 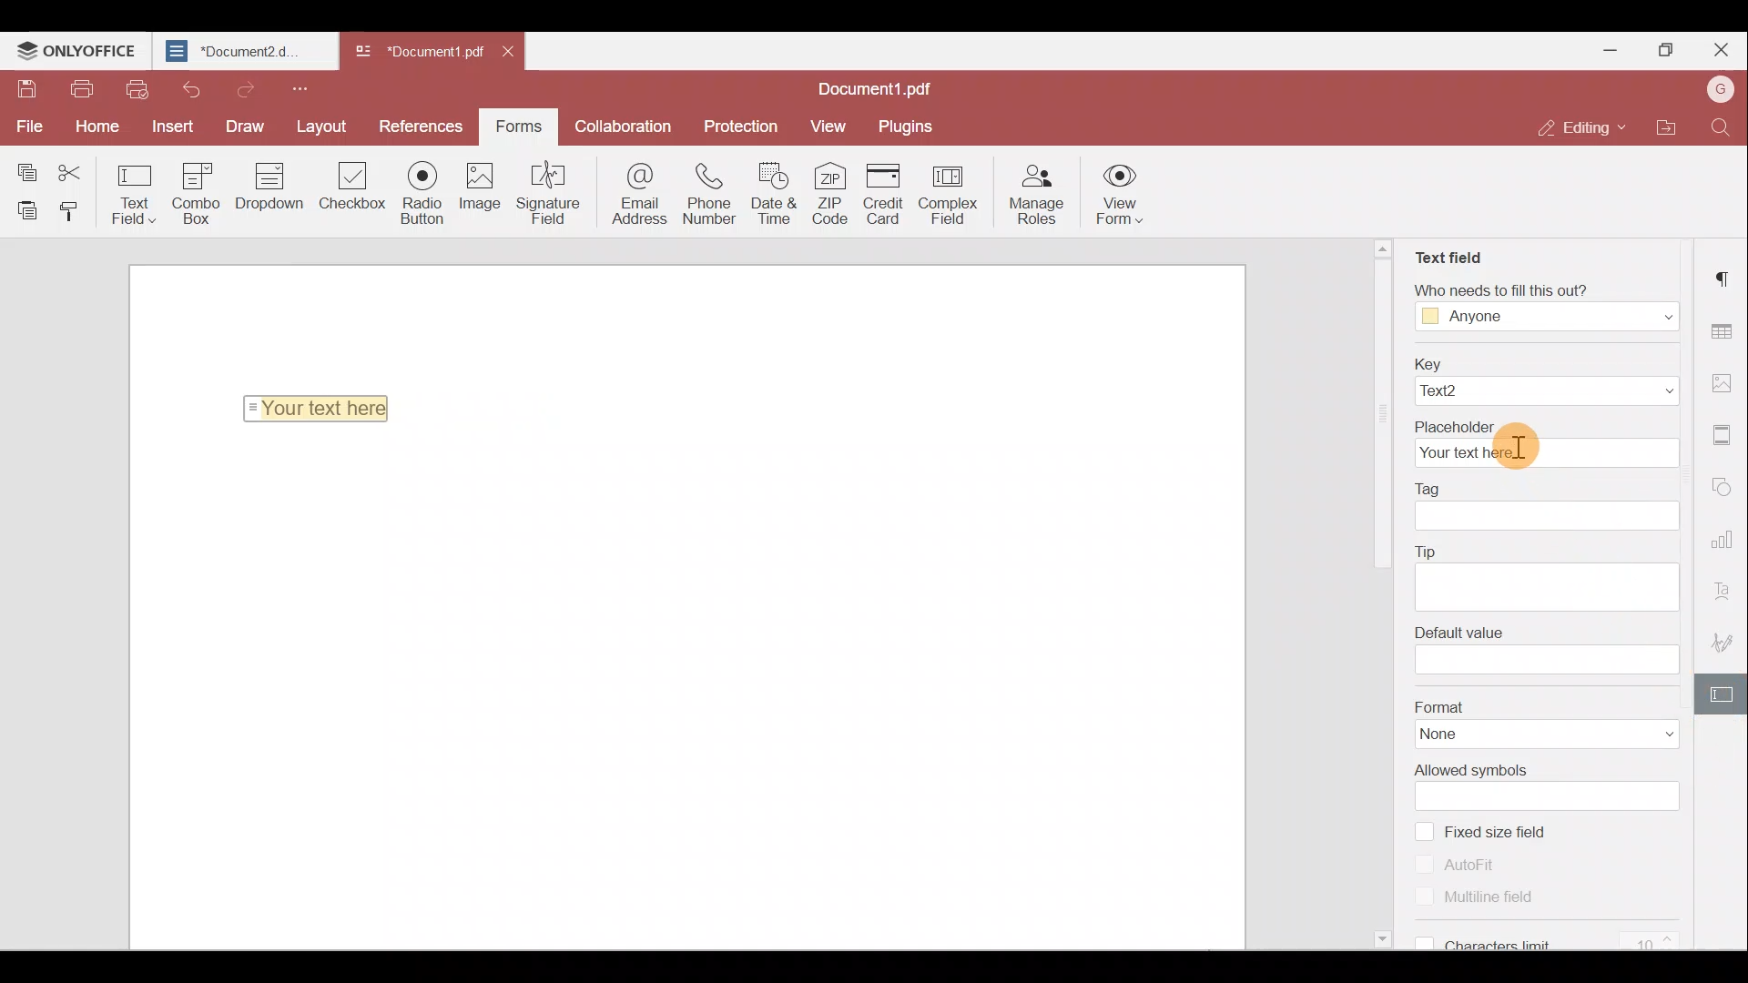 I want to click on View, so click(x=829, y=126).